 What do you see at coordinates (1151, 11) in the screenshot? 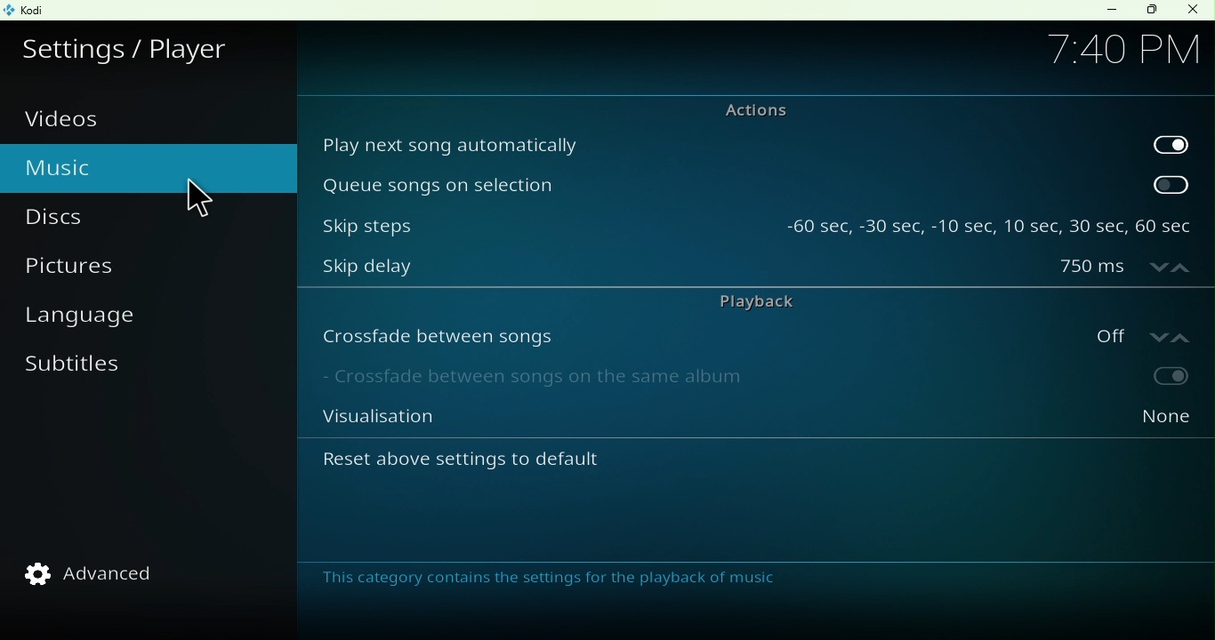
I see `Maximize` at bounding box center [1151, 11].